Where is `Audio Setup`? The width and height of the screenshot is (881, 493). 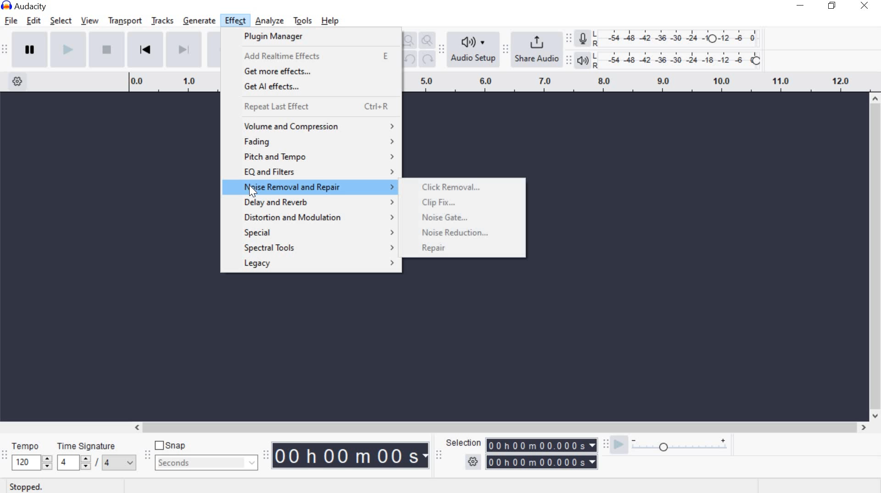
Audio Setup is located at coordinates (474, 50).